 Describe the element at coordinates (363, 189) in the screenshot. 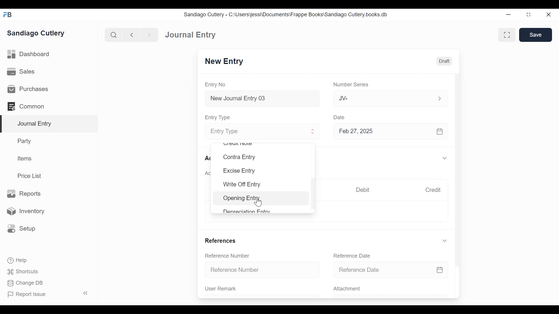

I see `Debit` at that location.